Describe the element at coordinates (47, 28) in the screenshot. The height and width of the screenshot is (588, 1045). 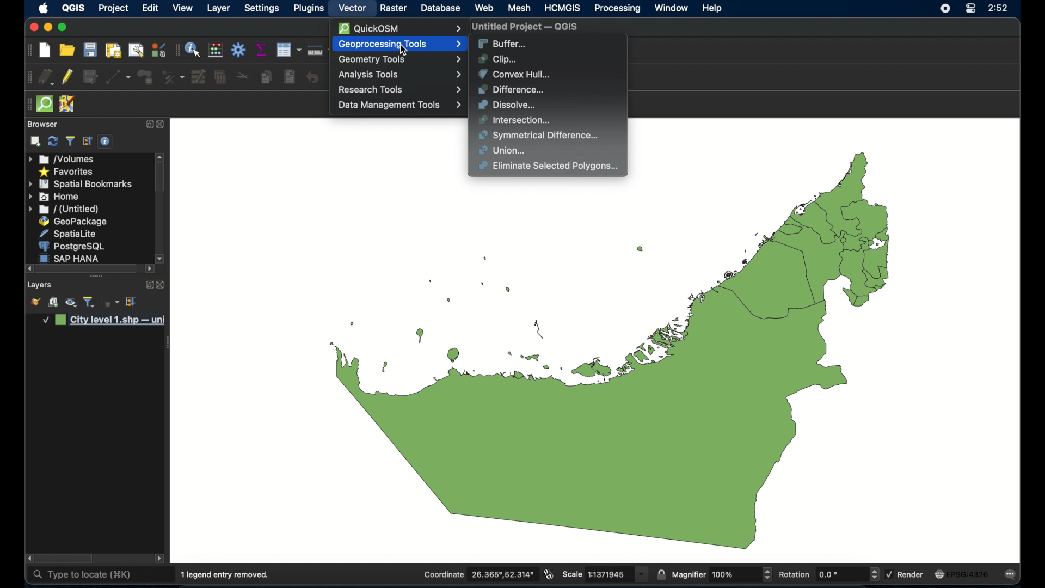
I see `minimize` at that location.